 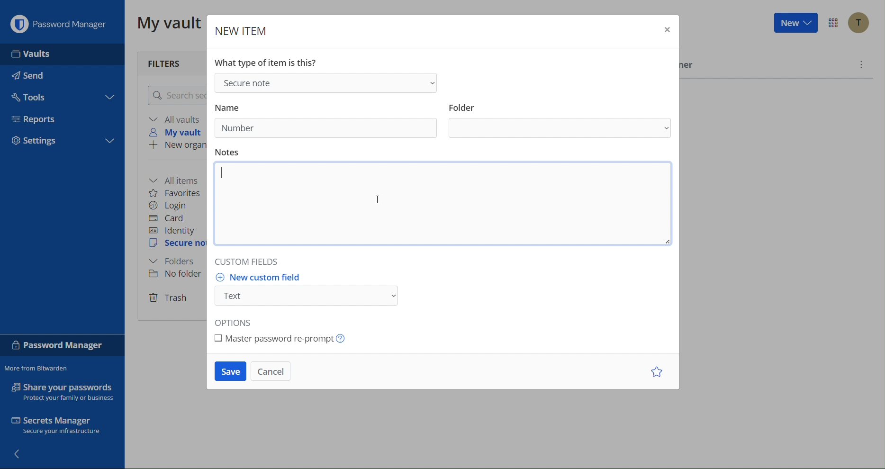 I want to click on All vaults, so click(x=175, y=119).